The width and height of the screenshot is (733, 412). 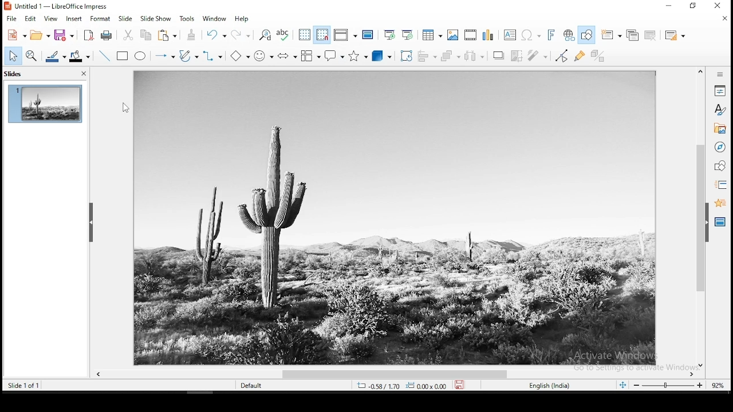 What do you see at coordinates (157, 18) in the screenshot?
I see `slide show` at bounding box center [157, 18].